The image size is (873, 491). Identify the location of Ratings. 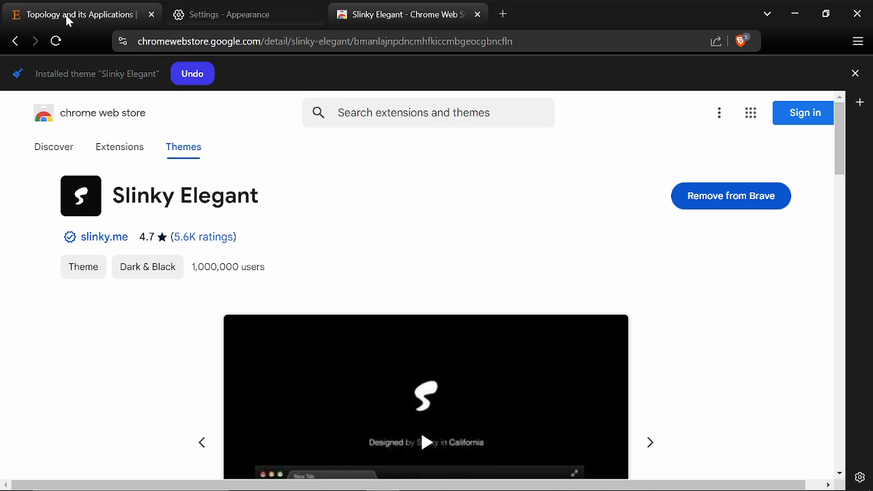
(190, 237).